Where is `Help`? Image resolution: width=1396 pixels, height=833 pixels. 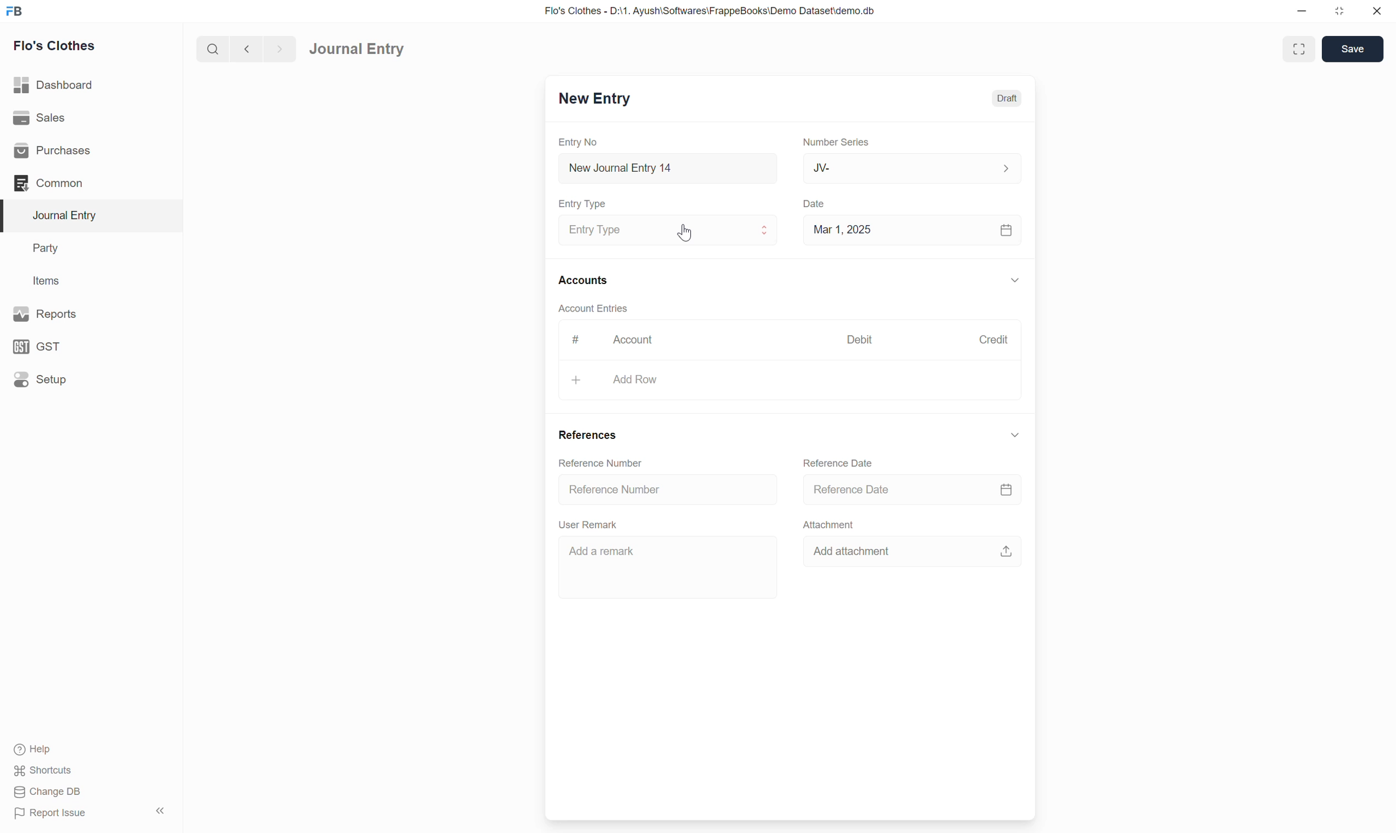 Help is located at coordinates (35, 750).